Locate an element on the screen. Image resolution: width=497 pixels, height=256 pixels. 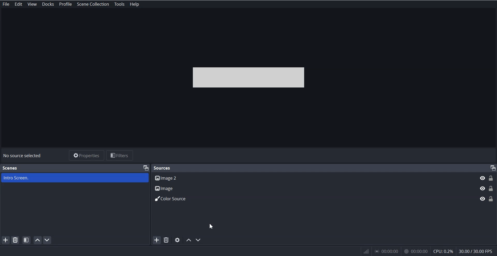
Scenes is located at coordinates (10, 168).